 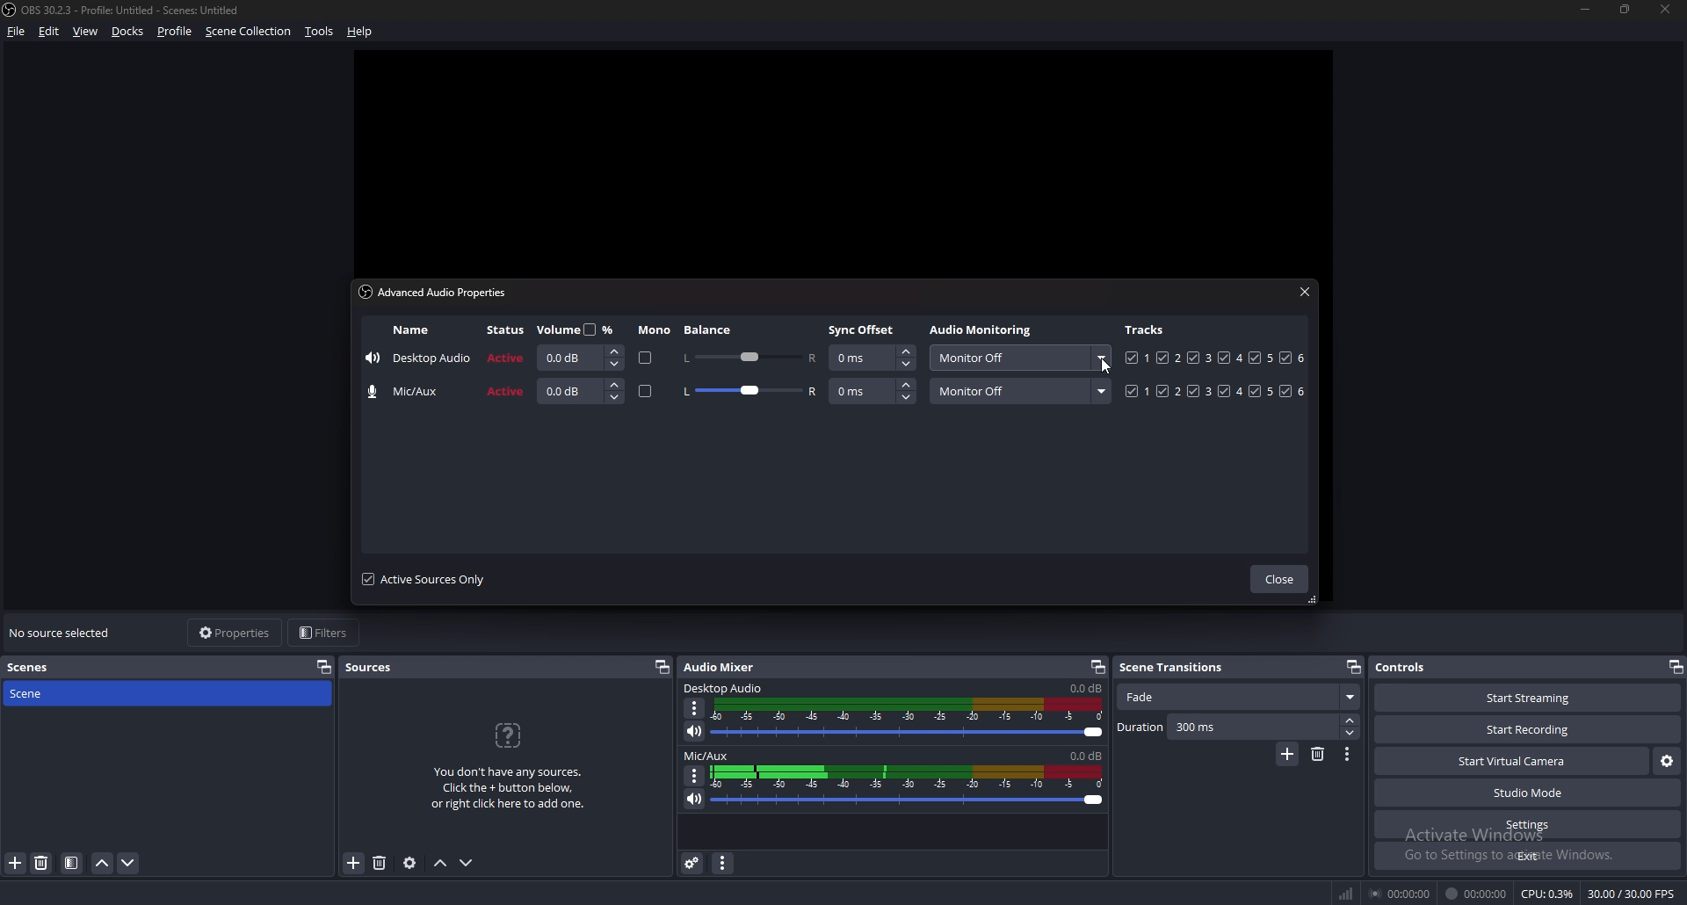 What do you see at coordinates (707, 757) in the screenshot?
I see `mic/aux` at bounding box center [707, 757].